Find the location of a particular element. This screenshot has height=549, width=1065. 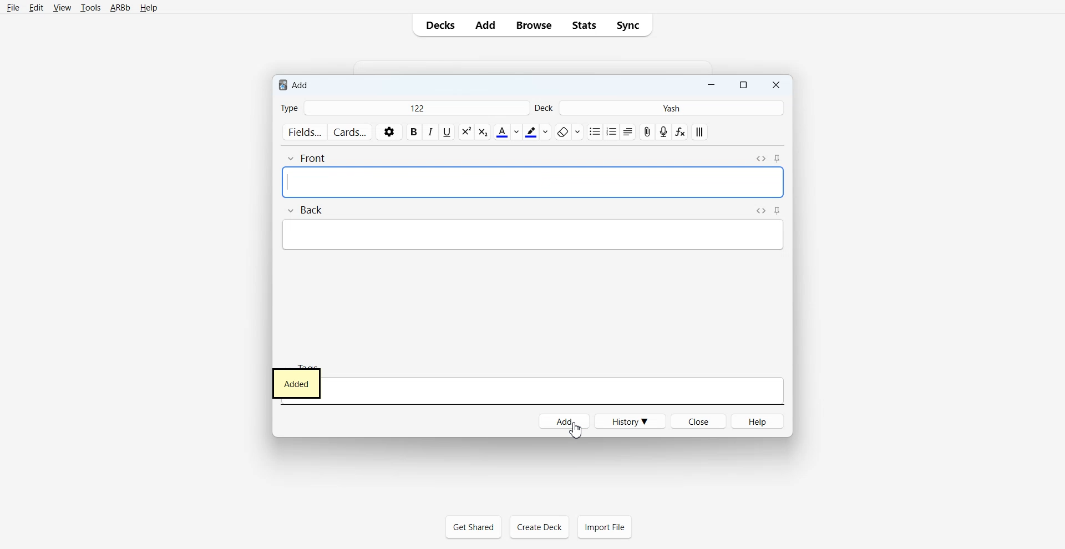

close is located at coordinates (703, 423).